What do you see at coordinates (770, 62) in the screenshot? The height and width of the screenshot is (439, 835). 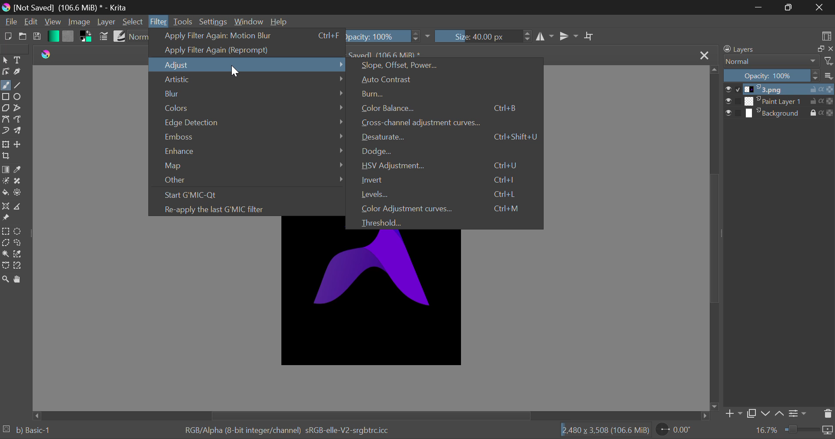 I see `Normal` at bounding box center [770, 62].